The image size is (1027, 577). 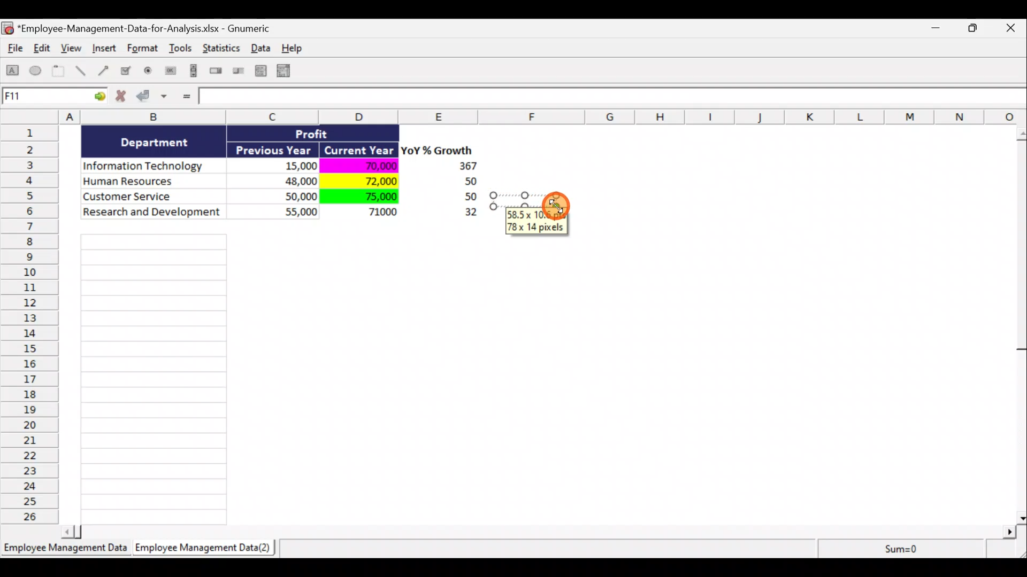 I want to click on Tools, so click(x=182, y=50).